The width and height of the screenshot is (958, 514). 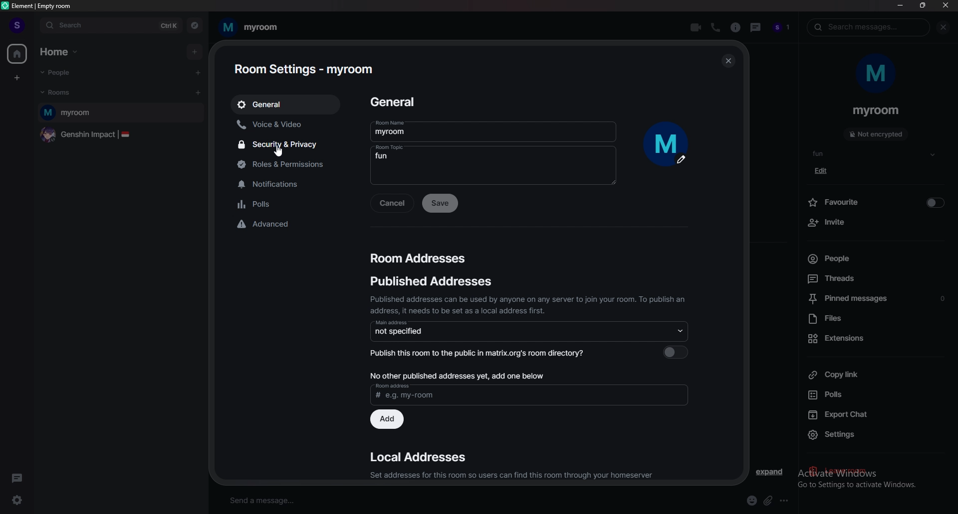 What do you see at coordinates (199, 73) in the screenshot?
I see `start chat` at bounding box center [199, 73].